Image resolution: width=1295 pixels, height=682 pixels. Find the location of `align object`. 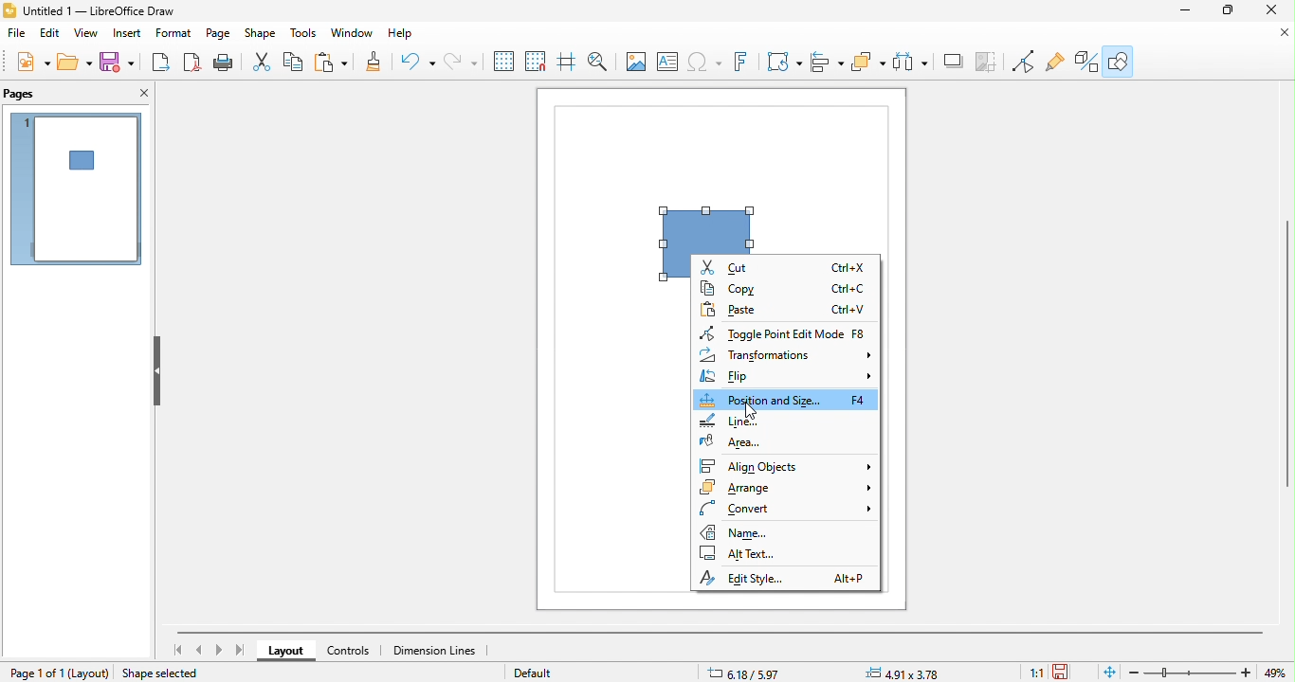

align object is located at coordinates (827, 62).